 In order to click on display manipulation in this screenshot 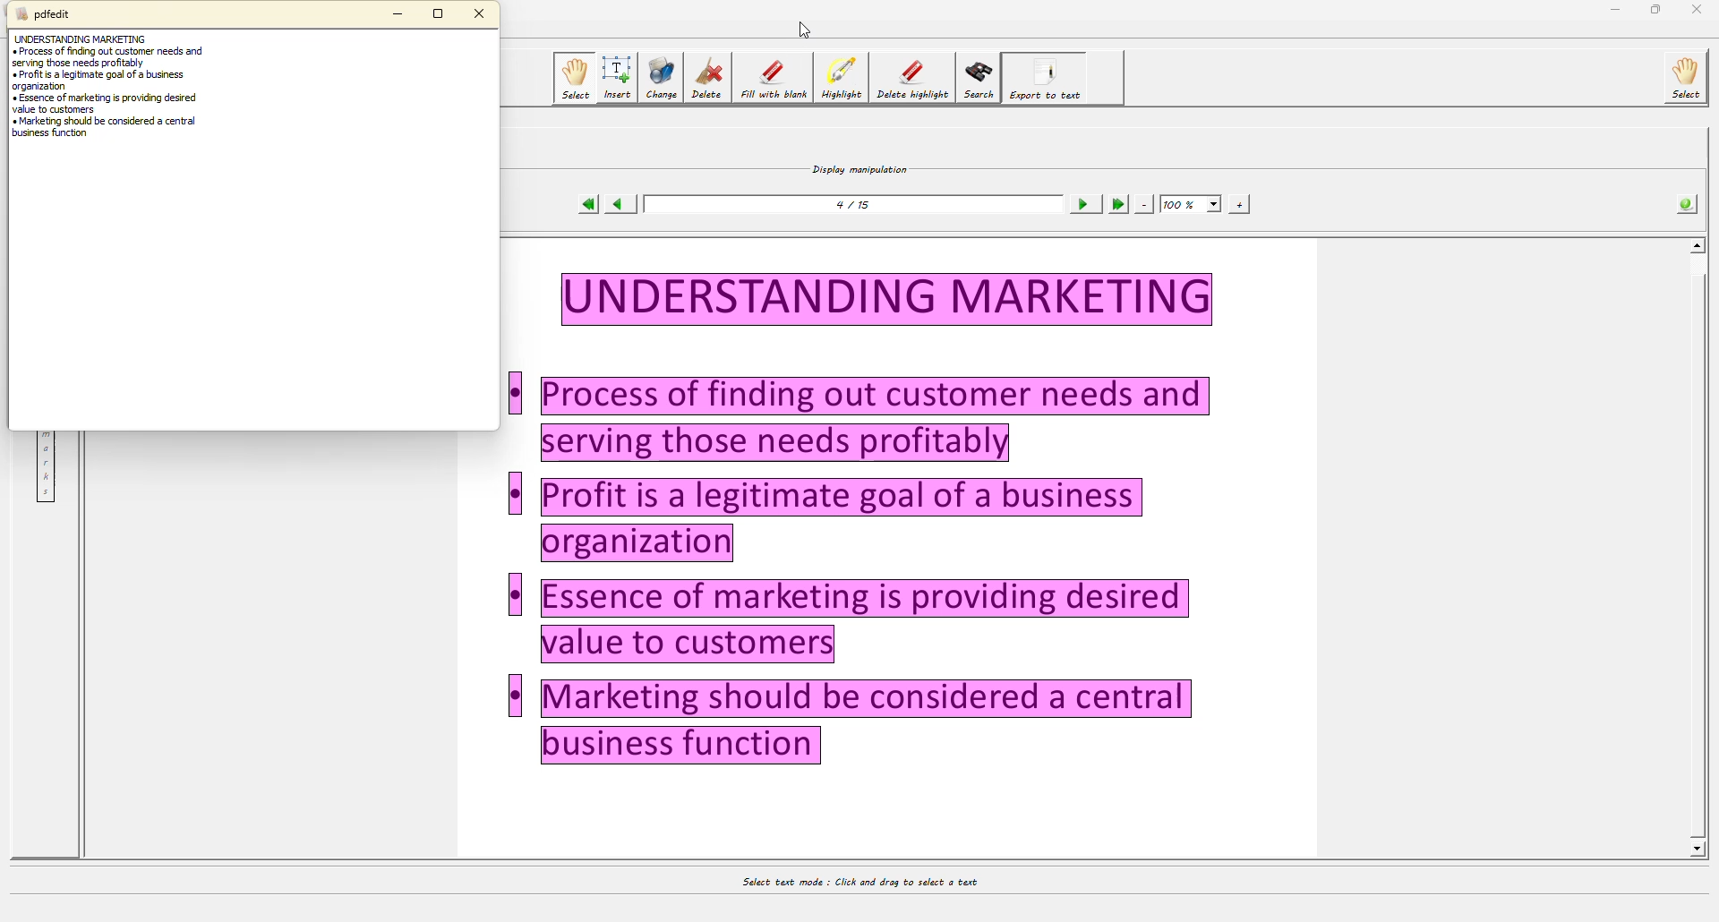, I will do `click(858, 166)`.